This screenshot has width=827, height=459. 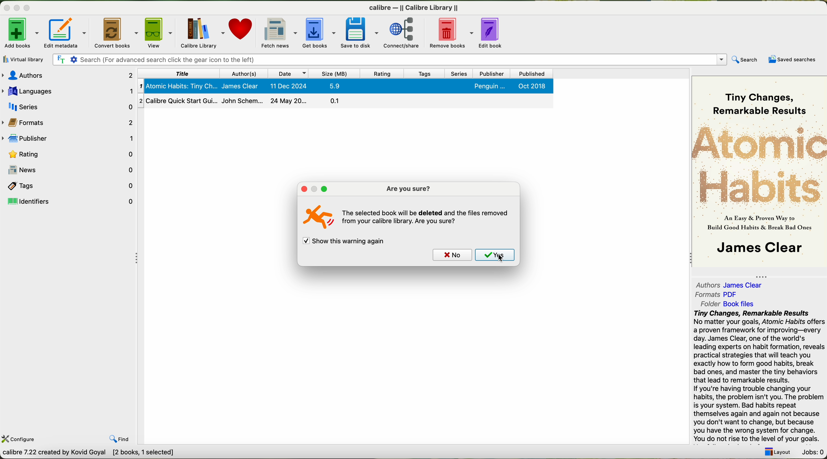 I want to click on languages, so click(x=67, y=91).